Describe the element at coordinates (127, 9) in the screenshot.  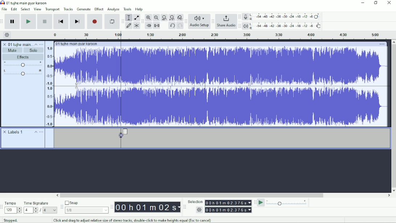
I see `Tools` at that location.